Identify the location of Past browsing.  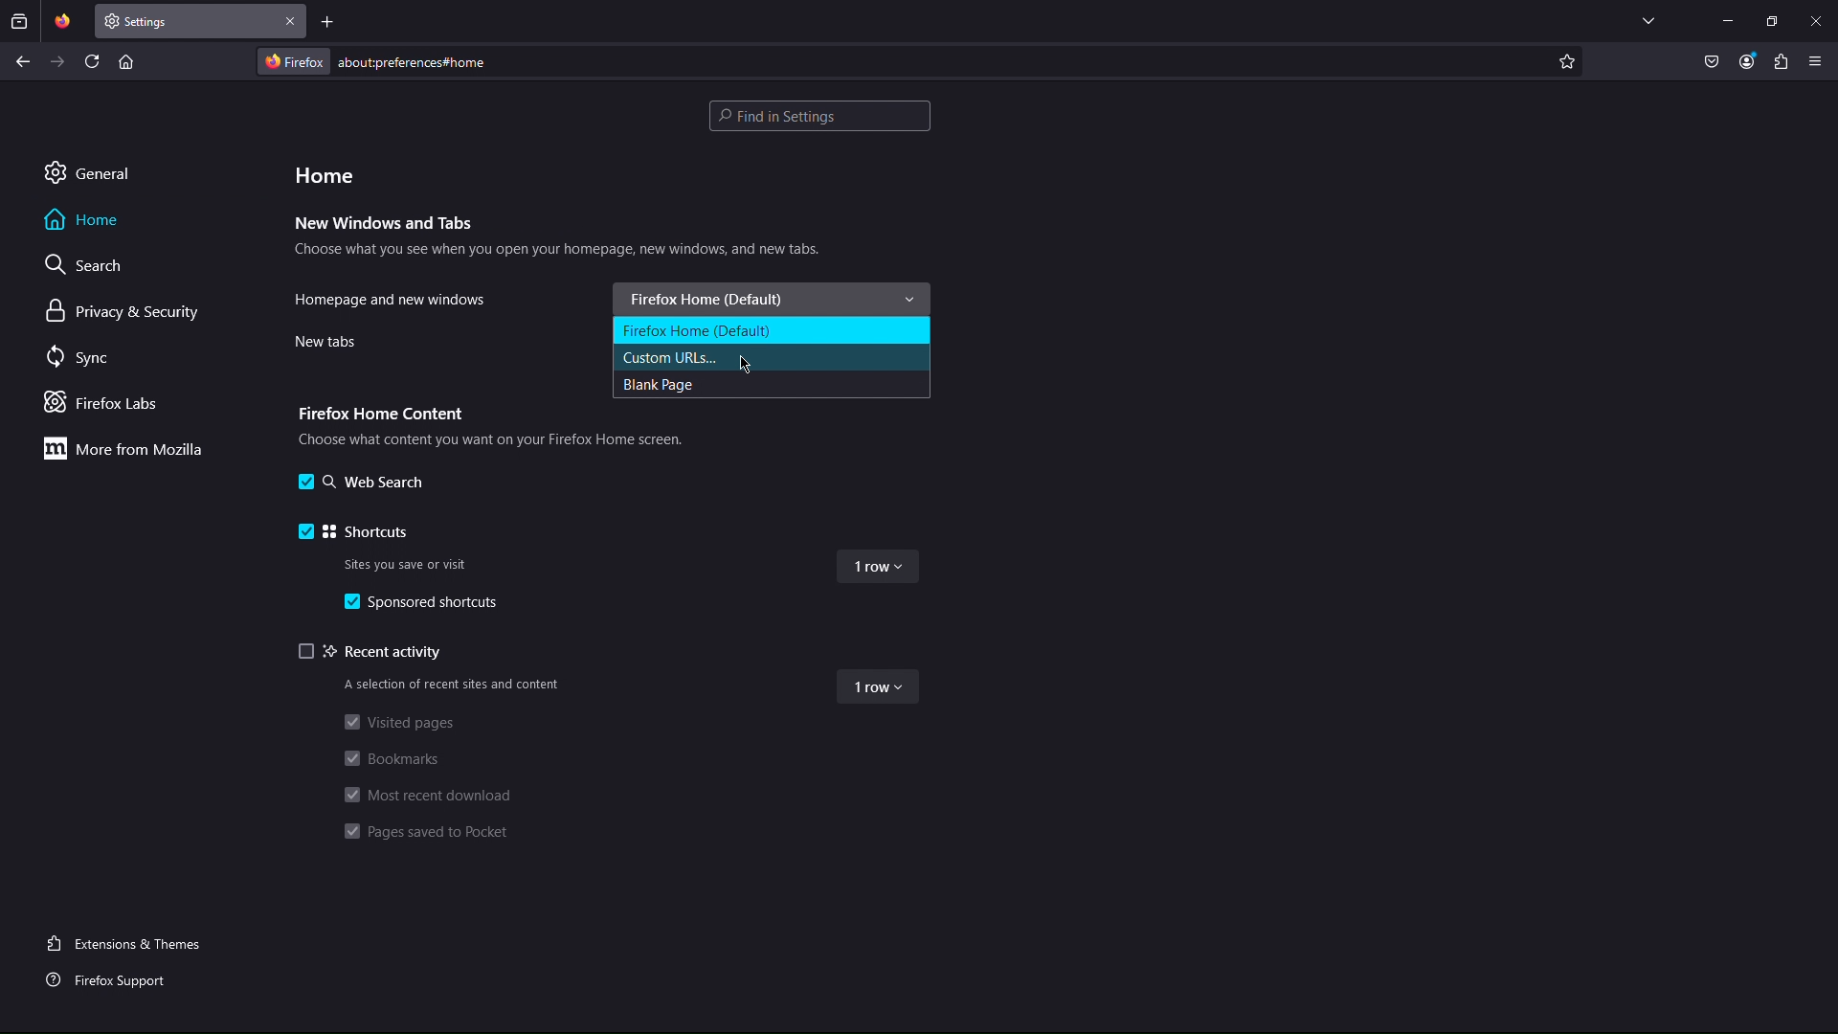
(19, 21).